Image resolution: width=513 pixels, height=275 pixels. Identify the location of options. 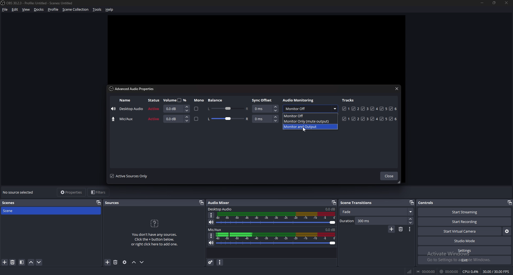
(211, 235).